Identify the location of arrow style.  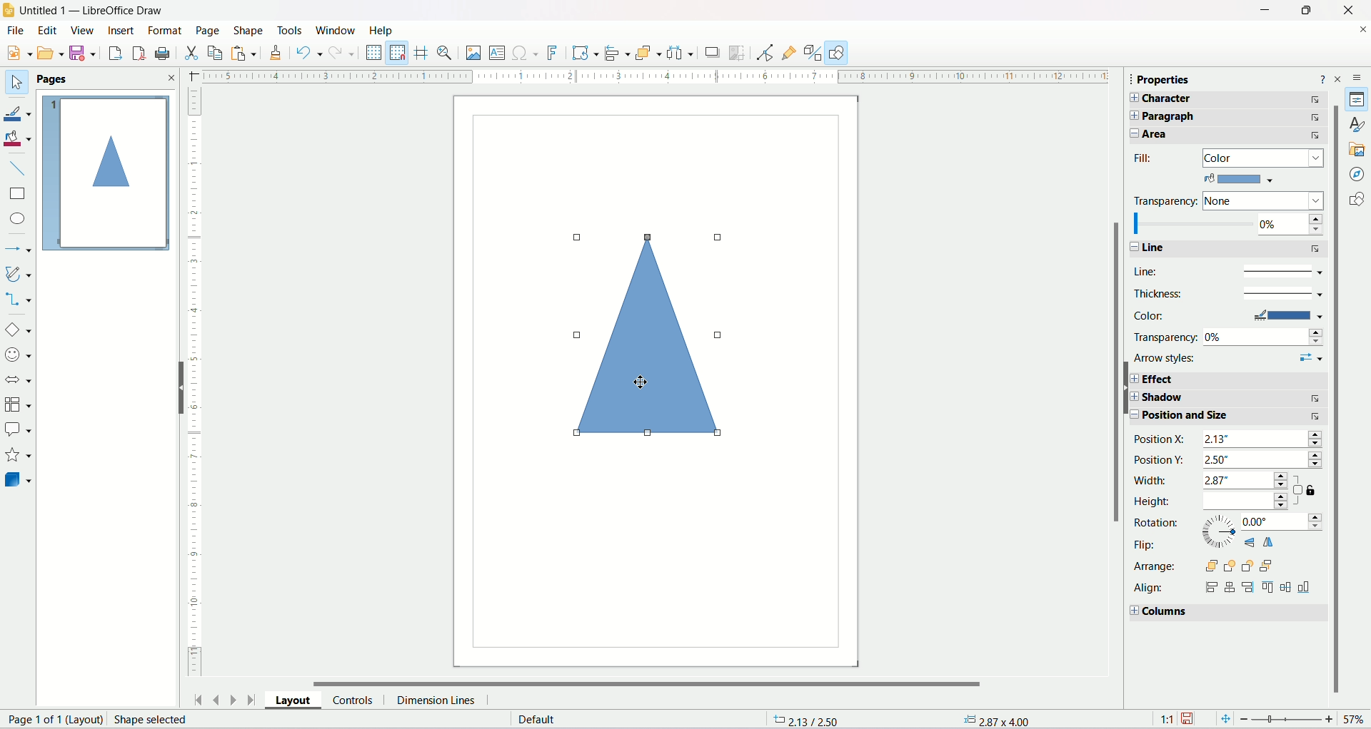
(1232, 356).